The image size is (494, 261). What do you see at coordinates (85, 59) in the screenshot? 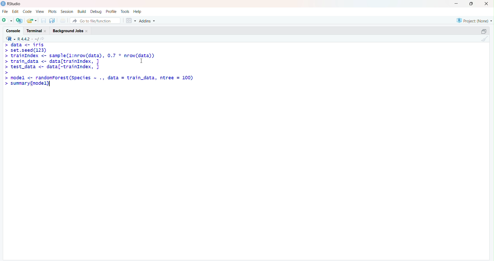
I see `set.seed(ls3)
trainIndex <- sample(l:nrow(data), 0.7 * nrow(data))
train_data <- data[trainIndex, ] I
test_data <- data[-trainIndex, ]

|` at bounding box center [85, 59].